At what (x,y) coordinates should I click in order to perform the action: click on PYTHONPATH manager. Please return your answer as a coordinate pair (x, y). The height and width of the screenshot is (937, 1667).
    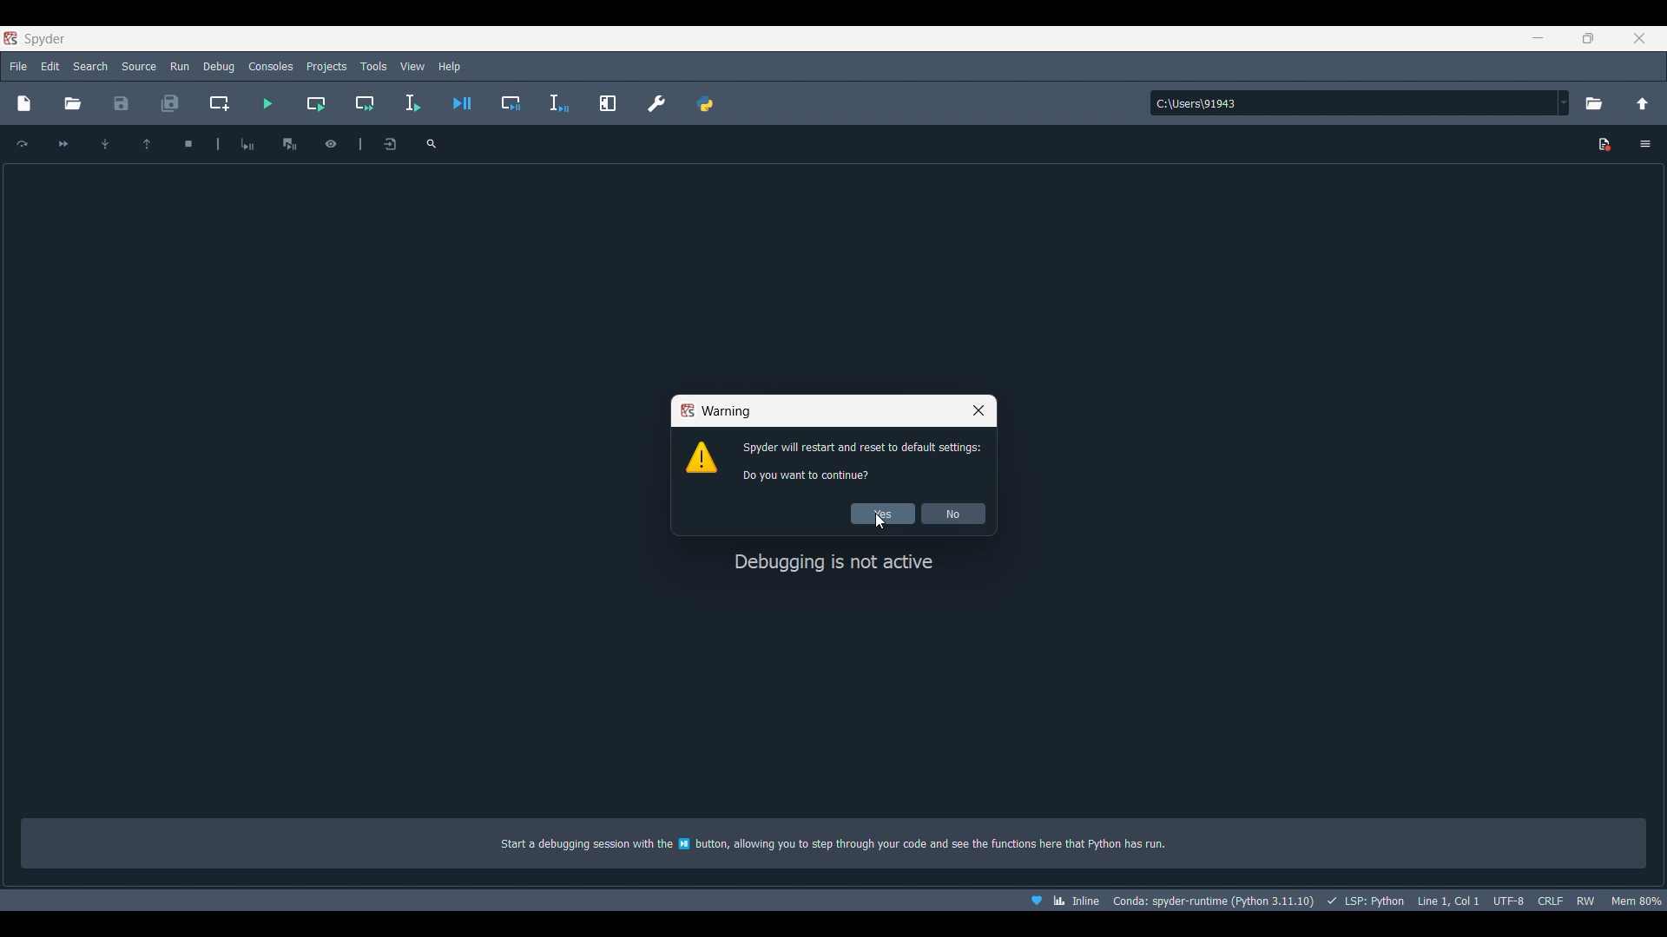
    Looking at the image, I should click on (705, 103).